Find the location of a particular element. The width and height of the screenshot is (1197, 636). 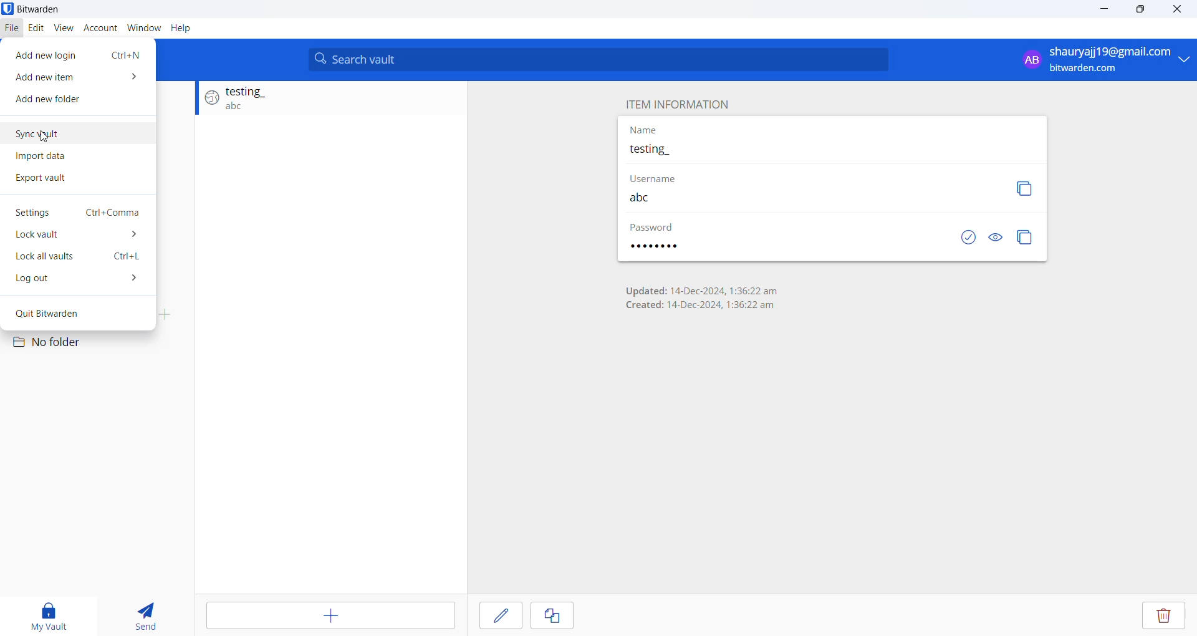

application logo is located at coordinates (7, 9).